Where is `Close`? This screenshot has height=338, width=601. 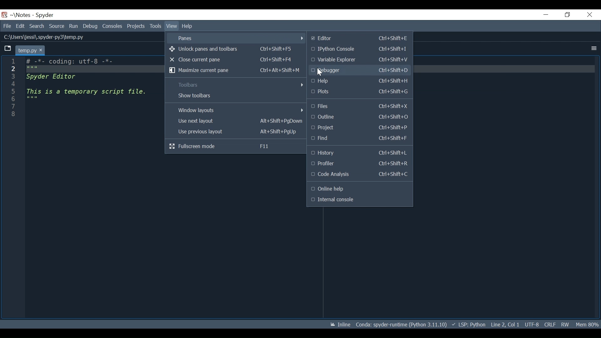
Close is located at coordinates (588, 15).